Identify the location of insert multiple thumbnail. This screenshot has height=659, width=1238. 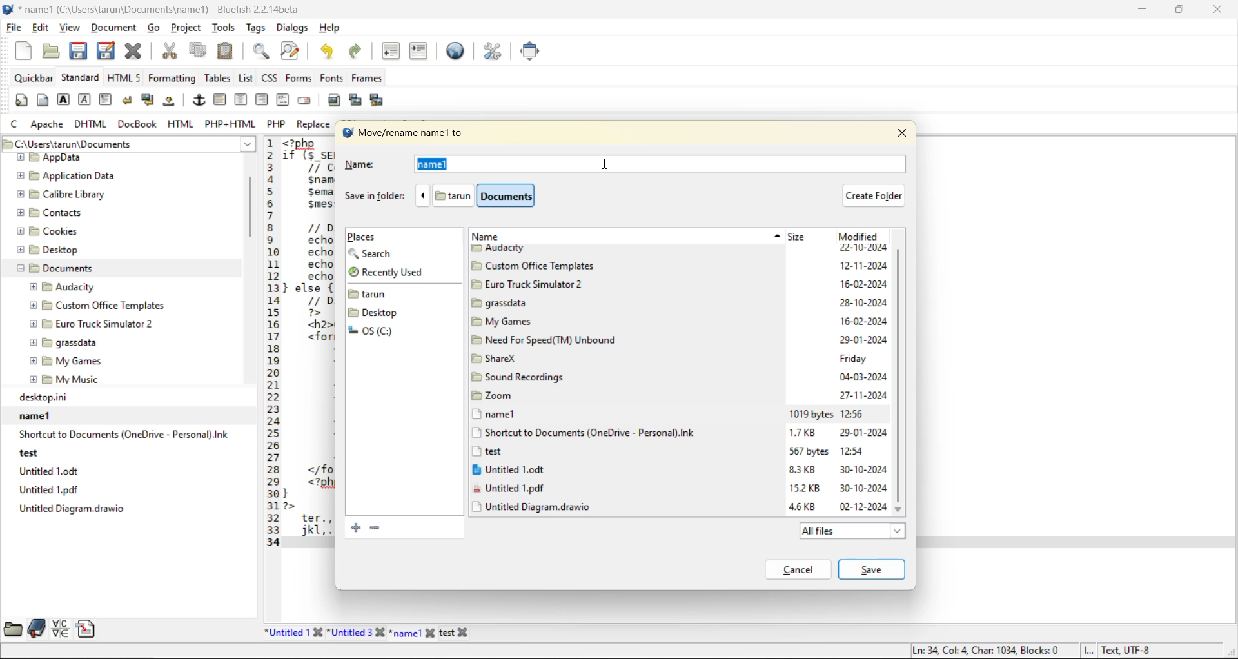
(375, 101).